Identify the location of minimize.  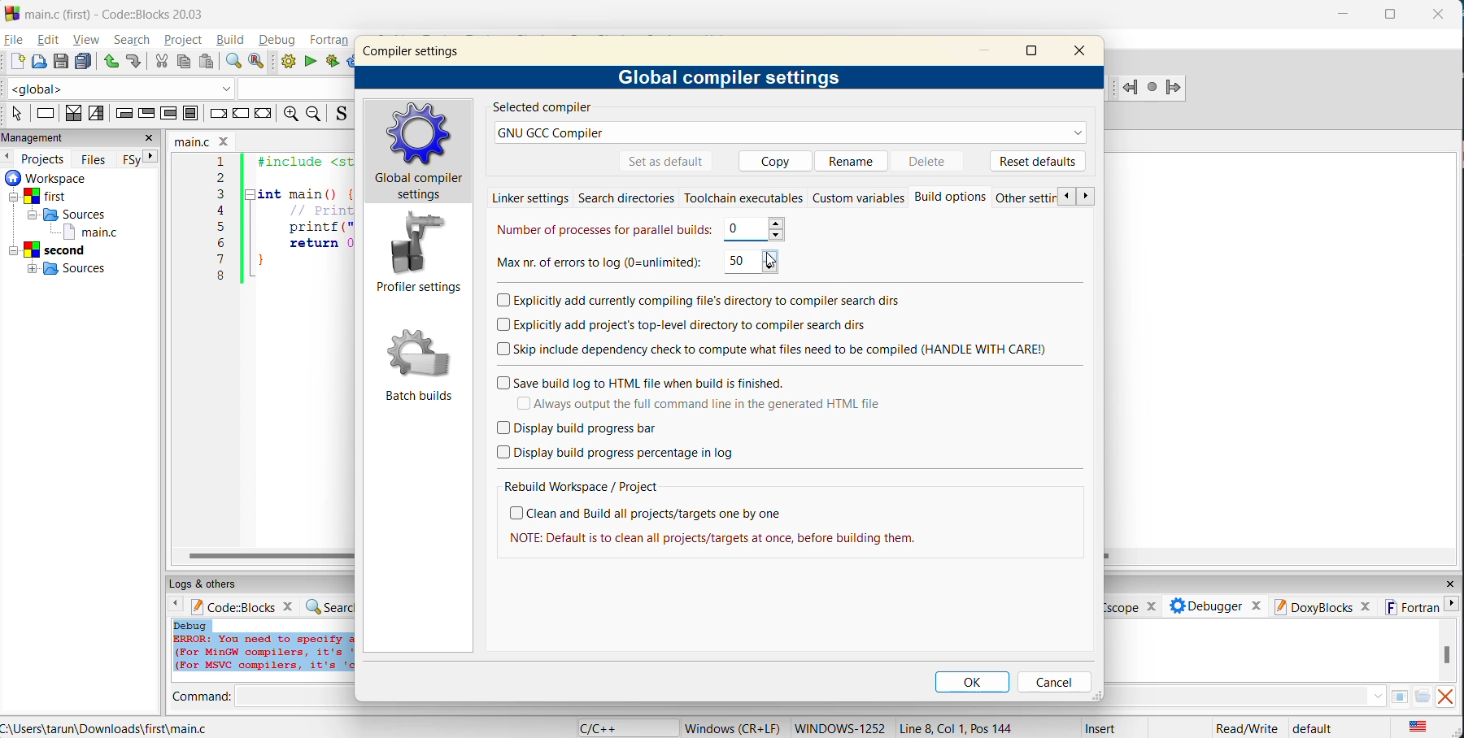
(986, 50).